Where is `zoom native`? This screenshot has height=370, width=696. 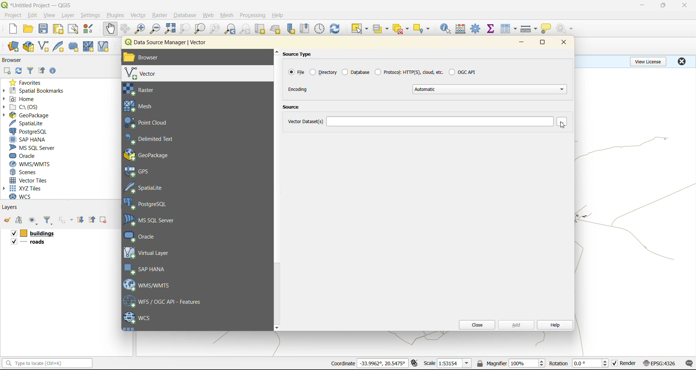
zoom native is located at coordinates (215, 29).